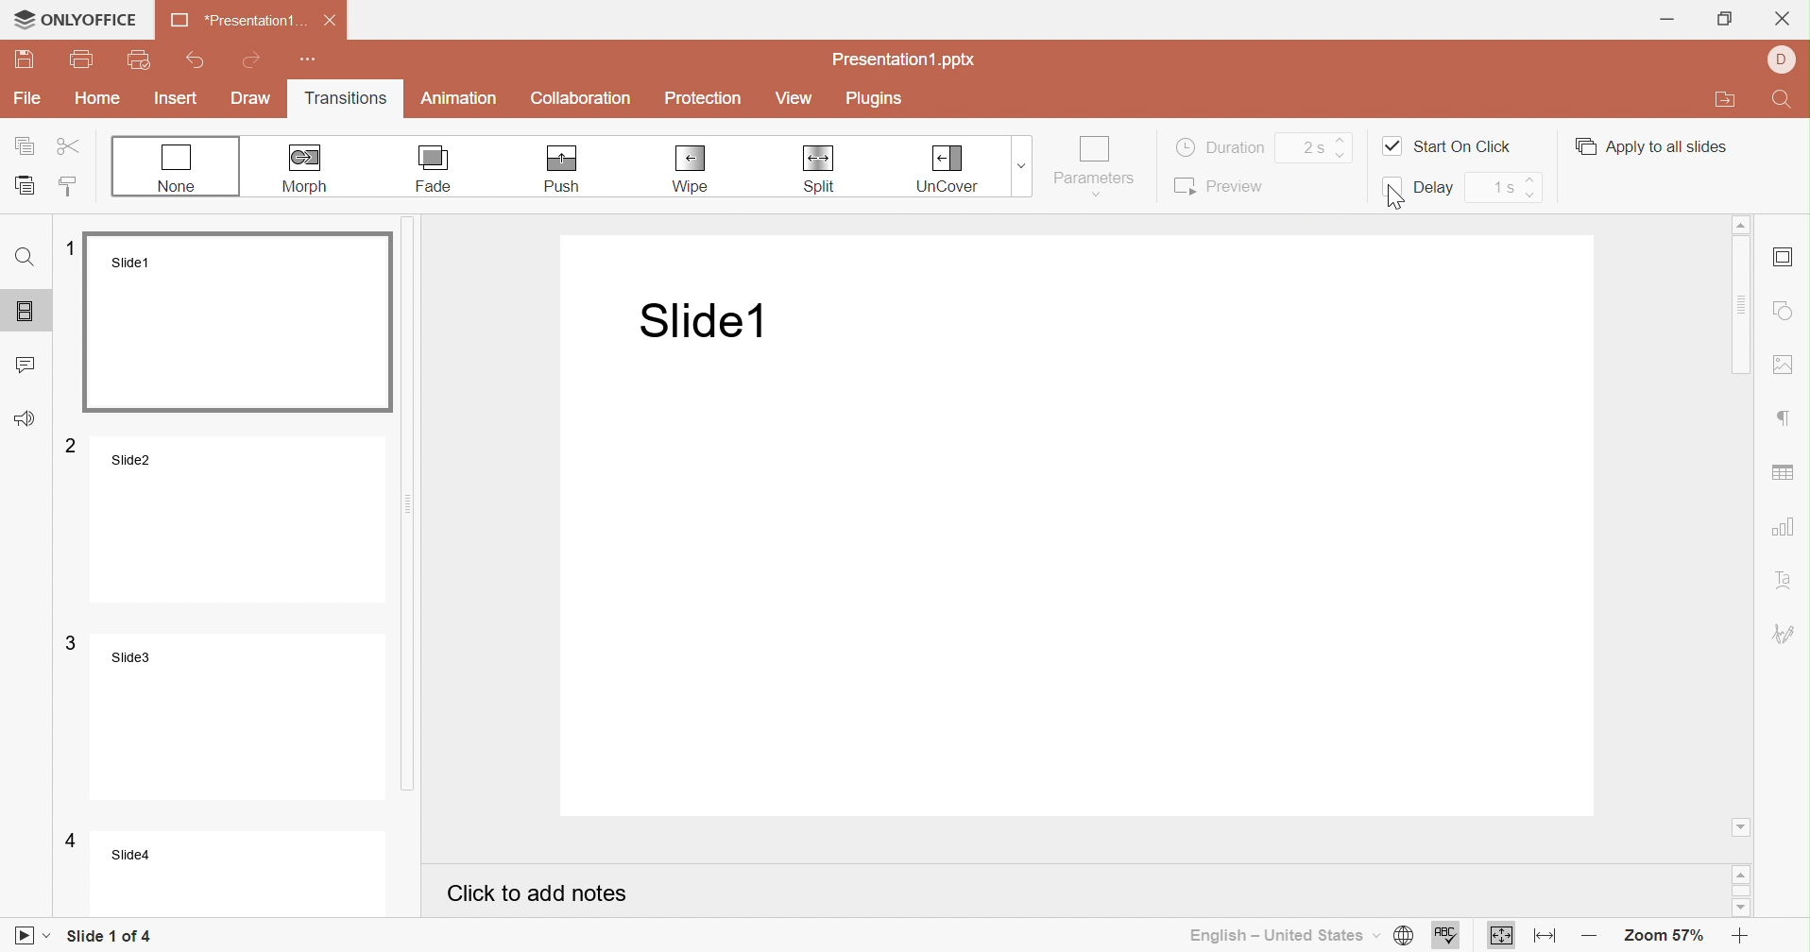 This screenshot has width=1810, height=952. What do you see at coordinates (27, 256) in the screenshot?
I see `Find` at bounding box center [27, 256].